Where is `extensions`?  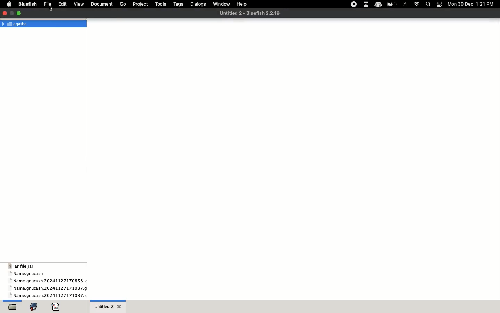 extensions is located at coordinates (367, 4).